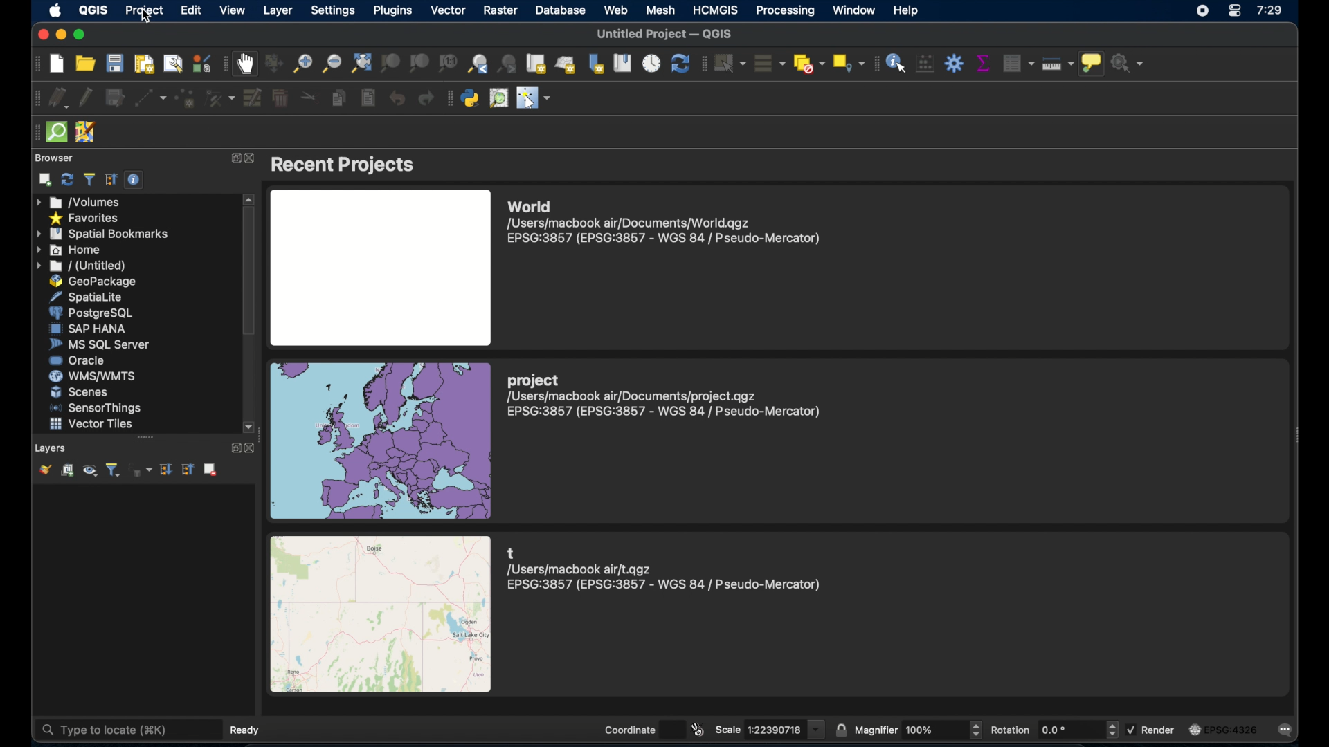  What do you see at coordinates (925, 64) in the screenshot?
I see `open field calculator` at bounding box center [925, 64].